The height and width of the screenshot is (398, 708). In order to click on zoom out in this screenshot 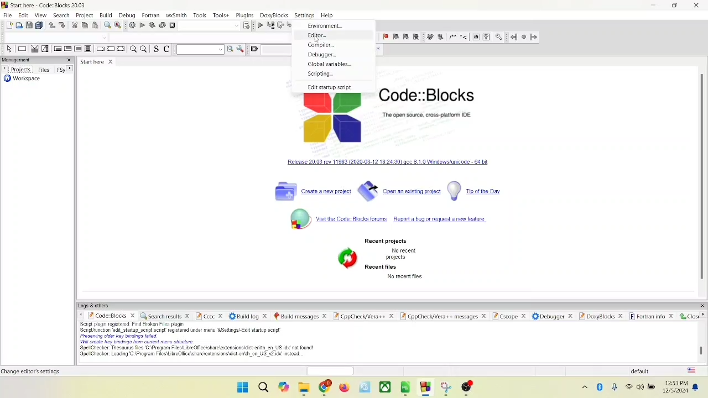, I will do `click(143, 49)`.